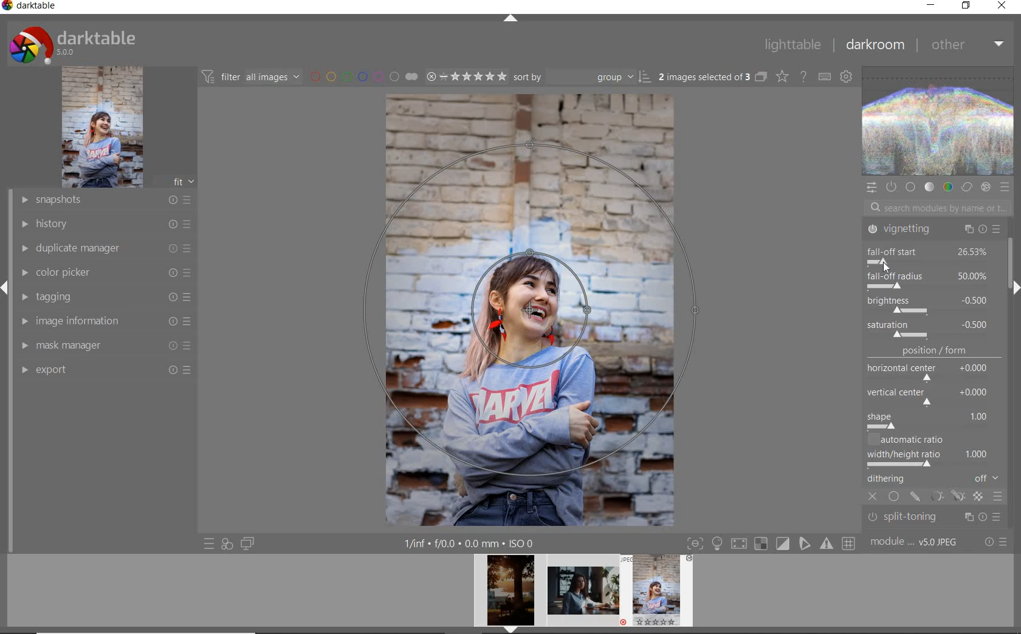 The width and height of the screenshot is (1021, 634). Describe the element at coordinates (871, 188) in the screenshot. I see `quick access panel` at that location.